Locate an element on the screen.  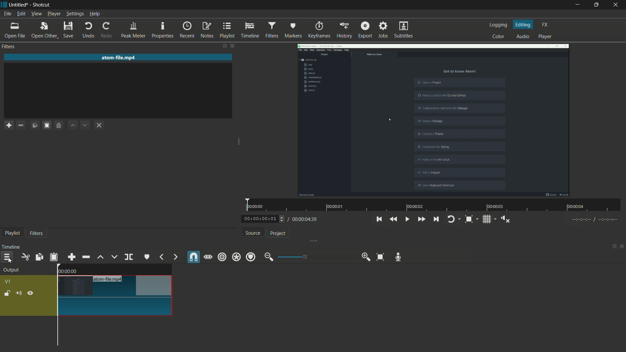
app name is located at coordinates (42, 5).